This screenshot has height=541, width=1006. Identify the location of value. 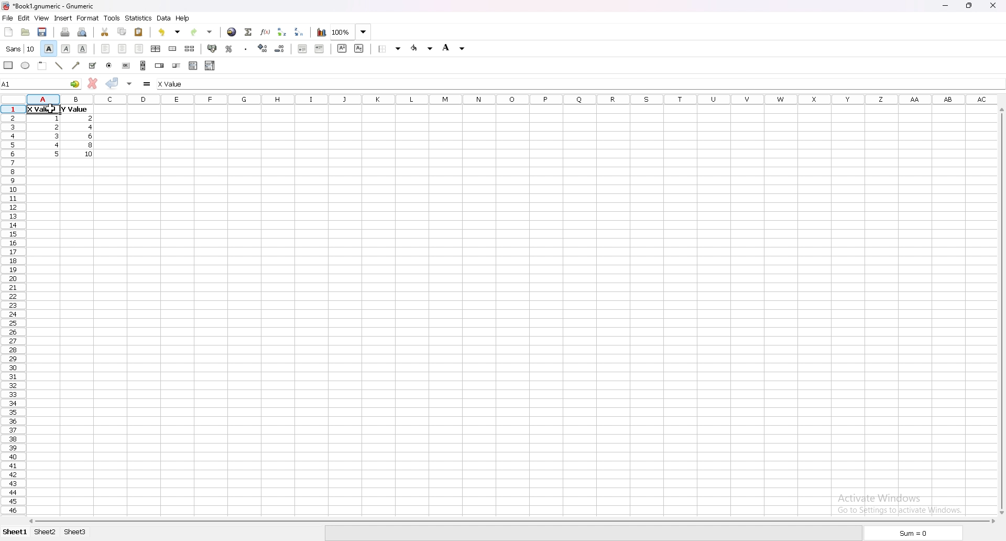
(93, 127).